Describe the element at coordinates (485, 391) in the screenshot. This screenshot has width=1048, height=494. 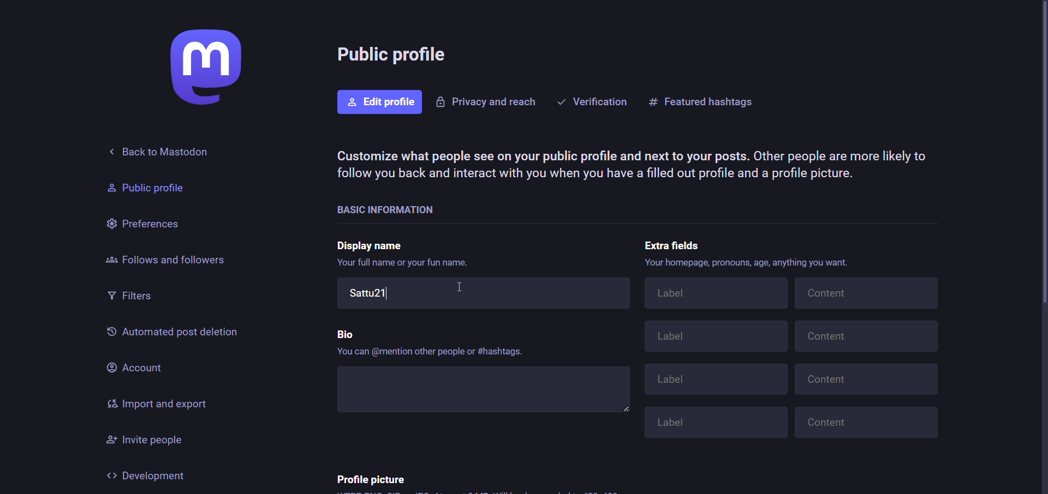
I see `write bio here` at that location.